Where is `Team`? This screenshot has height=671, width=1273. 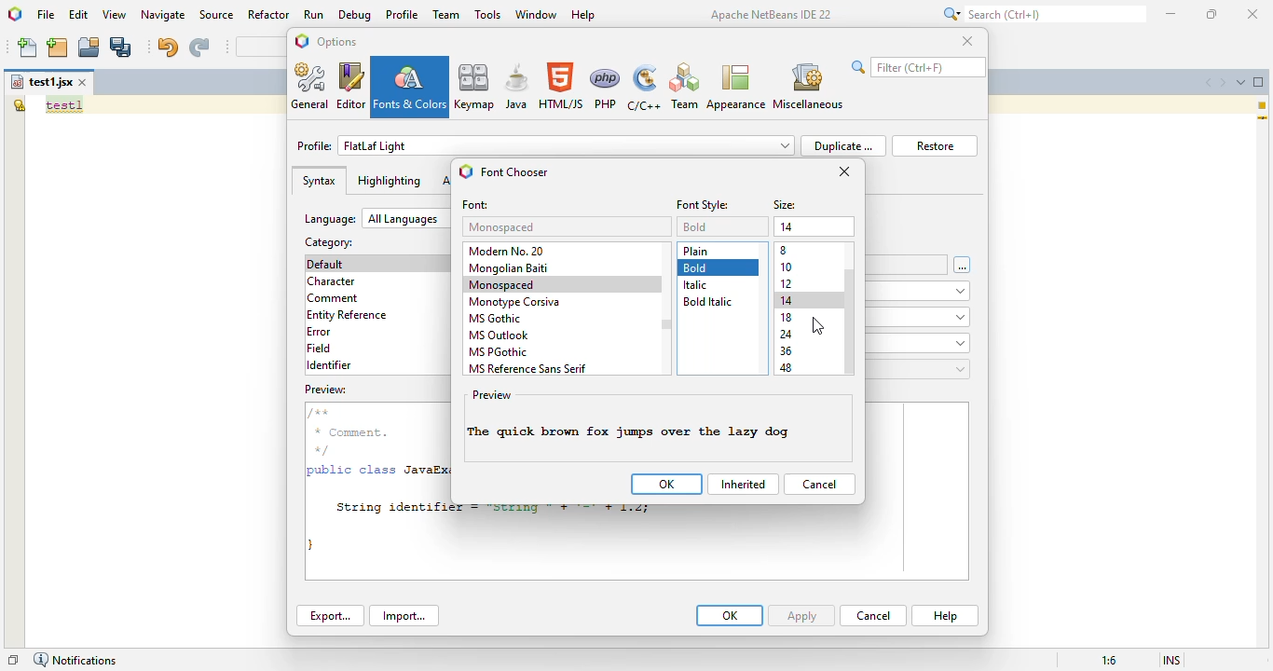
Team is located at coordinates (684, 87).